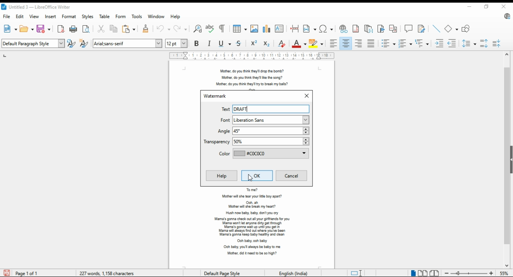  Describe the element at coordinates (10, 29) in the screenshot. I see `new` at that location.